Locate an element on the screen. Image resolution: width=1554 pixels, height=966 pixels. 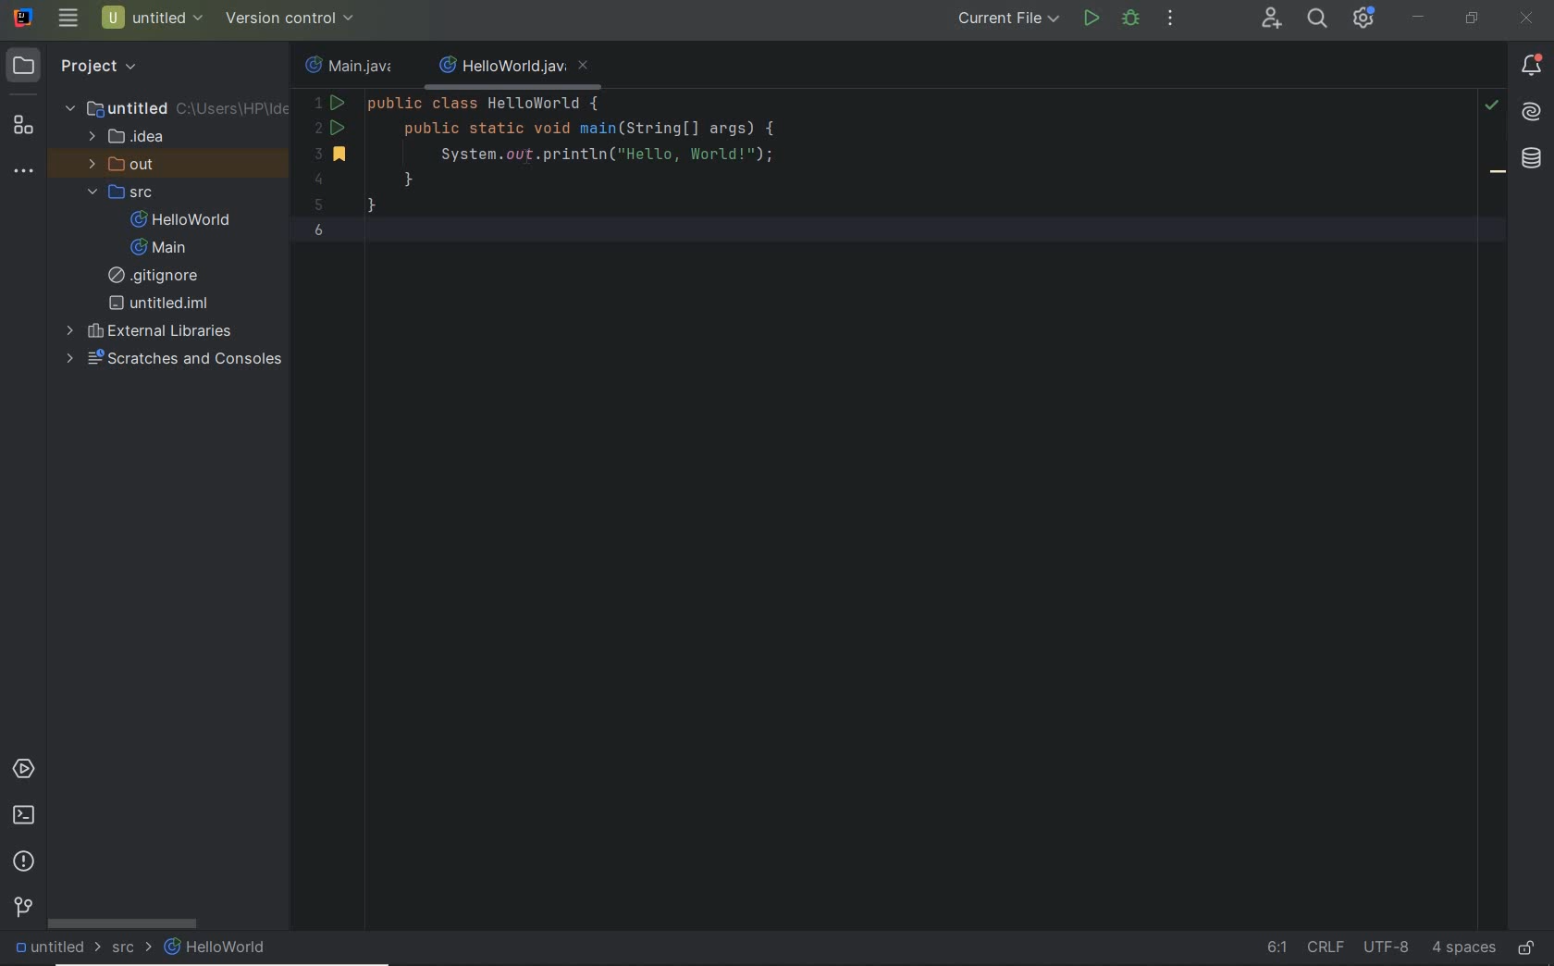
main is located at coordinates (158, 248).